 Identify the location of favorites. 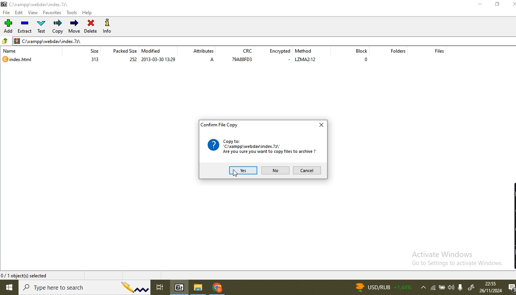
(53, 13).